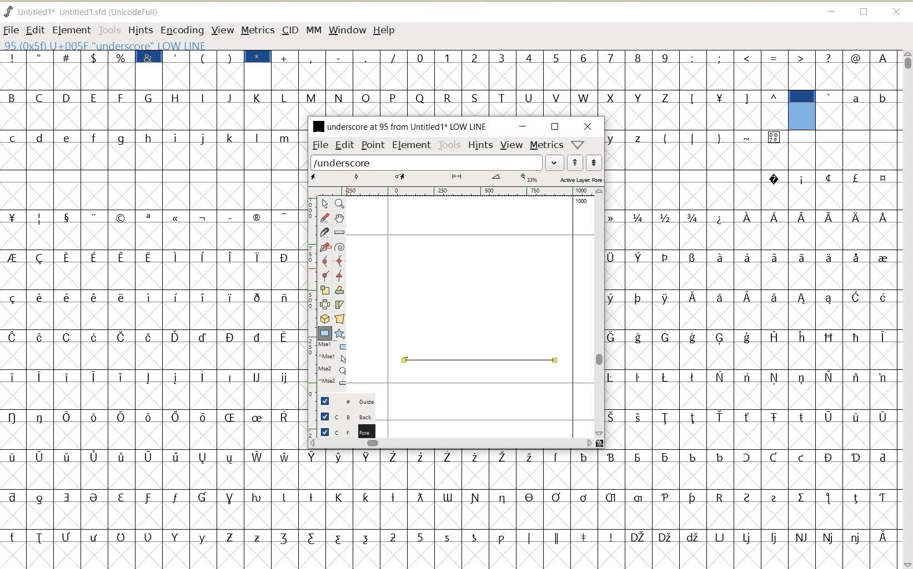 The height and width of the screenshot is (569, 913). Describe the element at coordinates (348, 31) in the screenshot. I see `WINDOW` at that location.